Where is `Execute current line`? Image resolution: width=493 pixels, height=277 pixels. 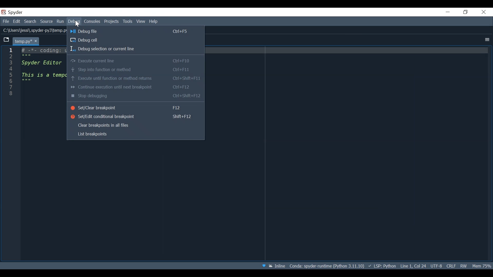
Execute current line is located at coordinates (133, 61).